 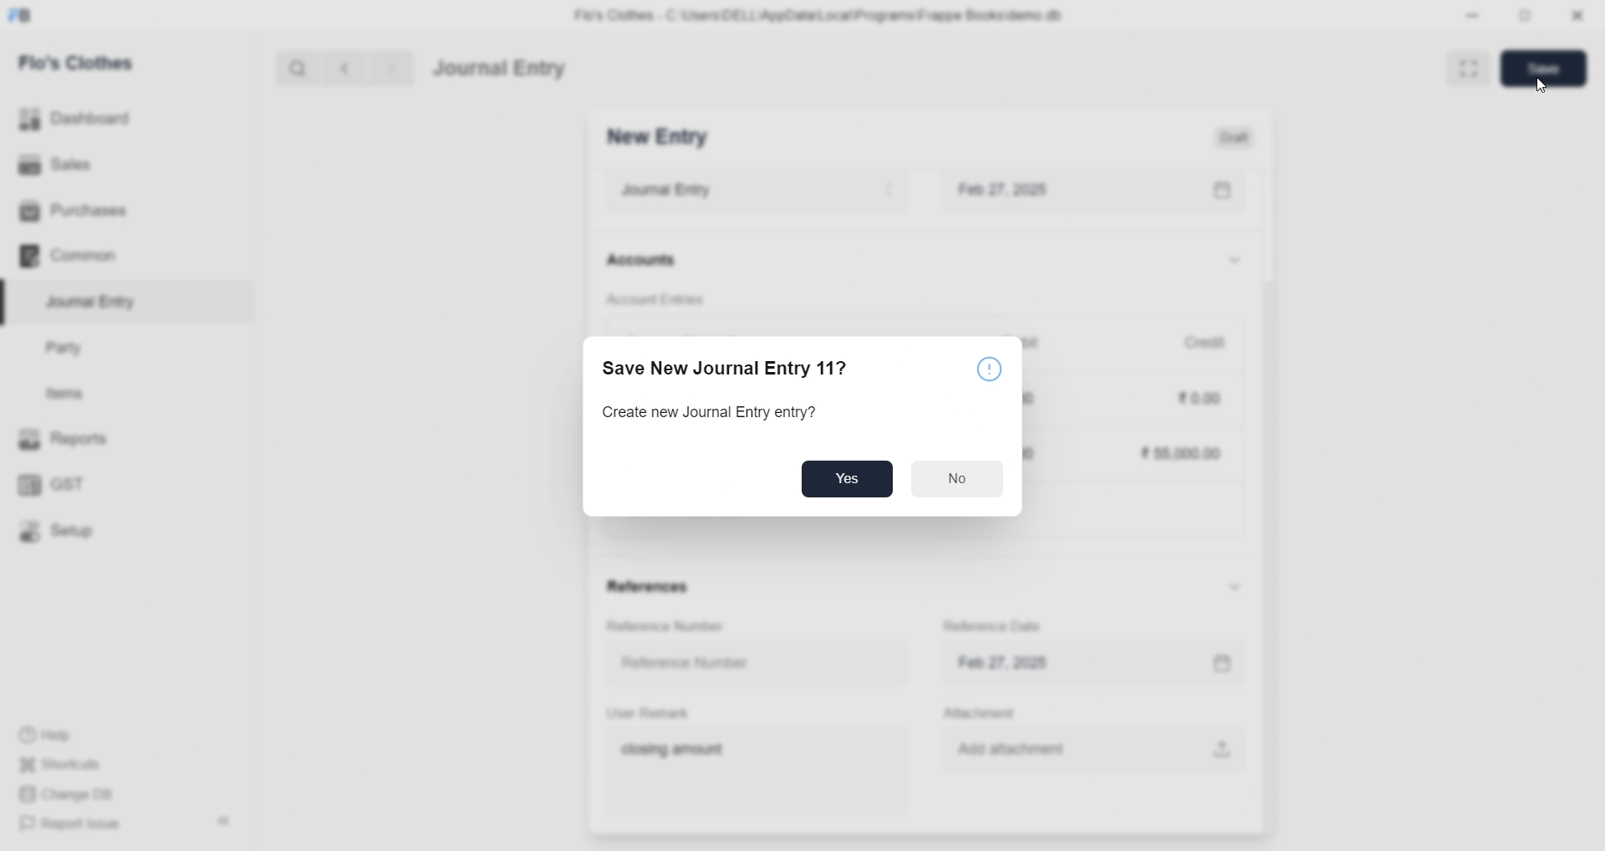 What do you see at coordinates (847, 478) in the screenshot?
I see `Yes` at bounding box center [847, 478].